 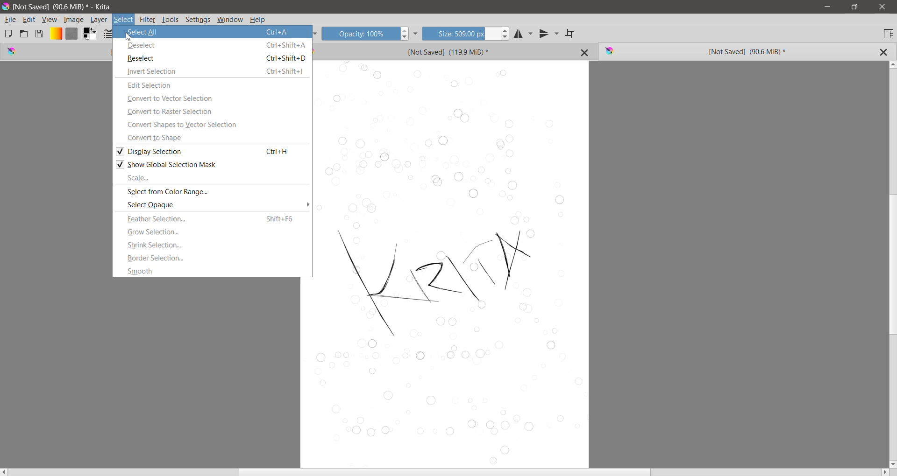 I want to click on Smooth, so click(x=213, y=271).